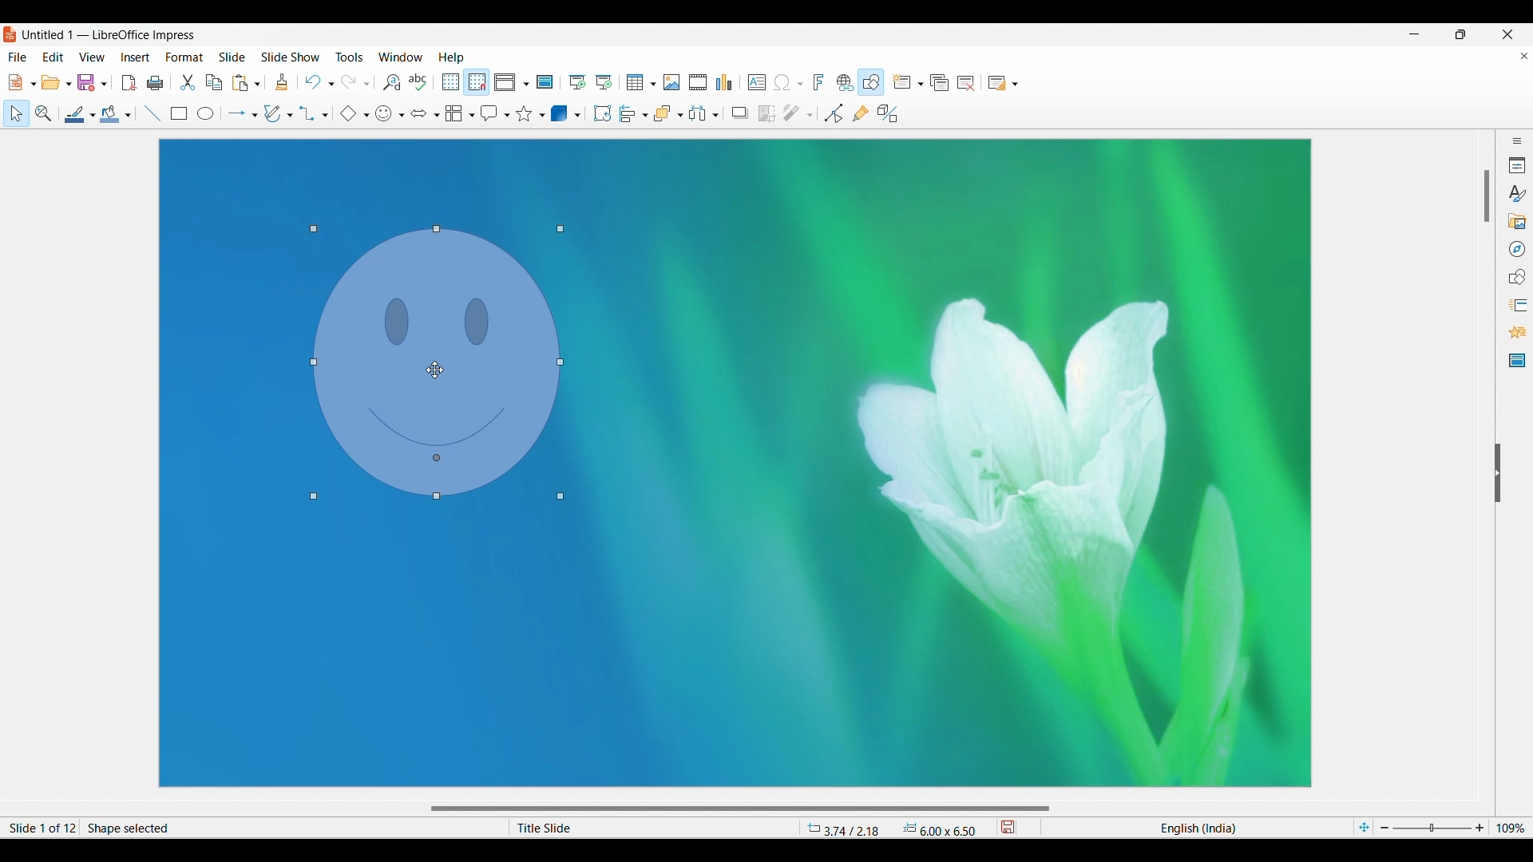 Image resolution: width=1533 pixels, height=862 pixels. What do you see at coordinates (53, 56) in the screenshot?
I see `Edit` at bounding box center [53, 56].